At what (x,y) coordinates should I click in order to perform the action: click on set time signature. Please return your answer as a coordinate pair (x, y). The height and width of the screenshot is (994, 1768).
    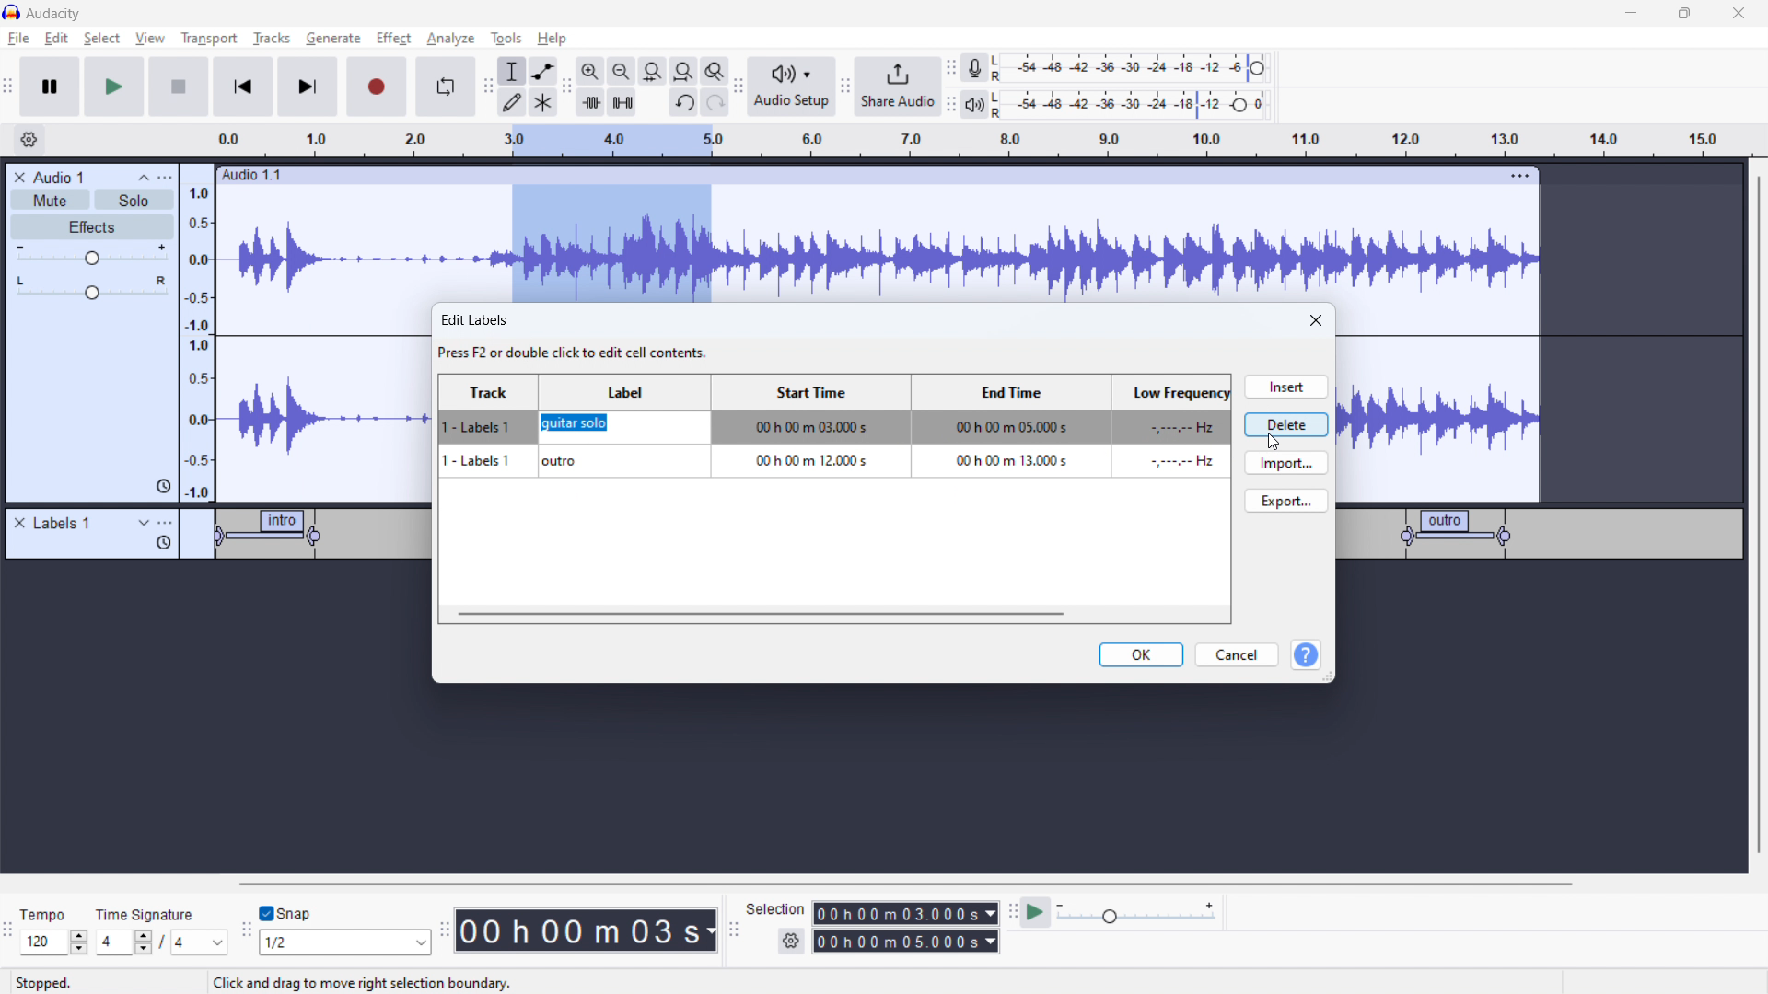
    Looking at the image, I should click on (163, 942).